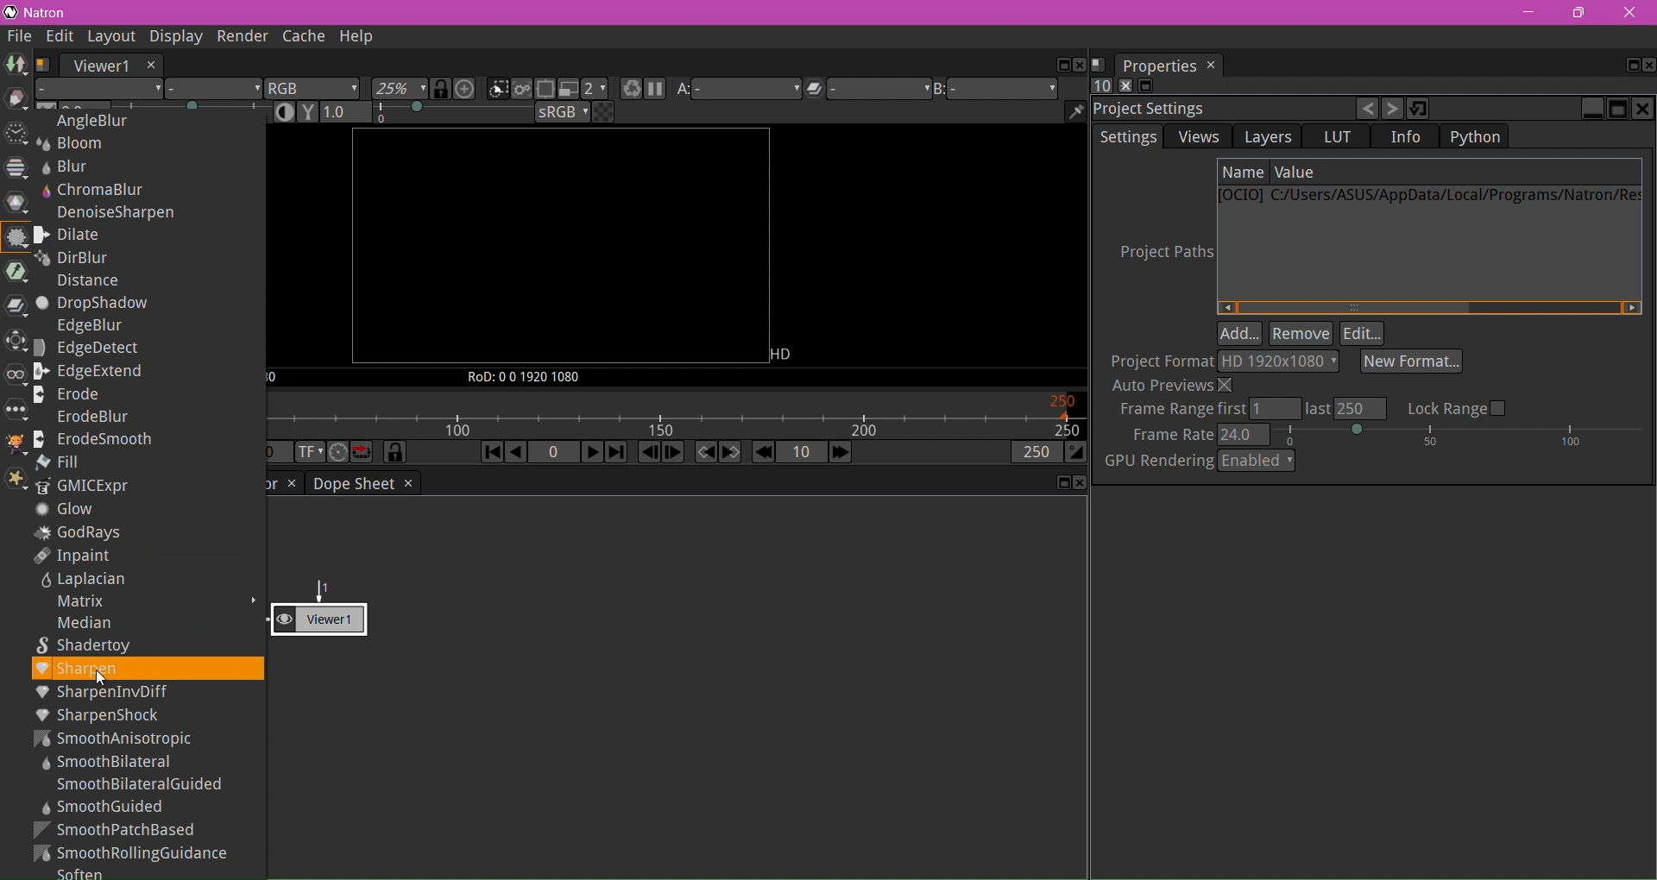 Image resolution: width=1657 pixels, height=880 pixels. I want to click on Viewer playback framerate, in frames per second , so click(279, 453).